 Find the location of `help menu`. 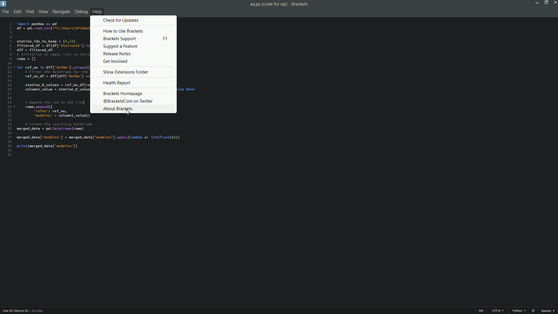

help menu is located at coordinates (97, 12).